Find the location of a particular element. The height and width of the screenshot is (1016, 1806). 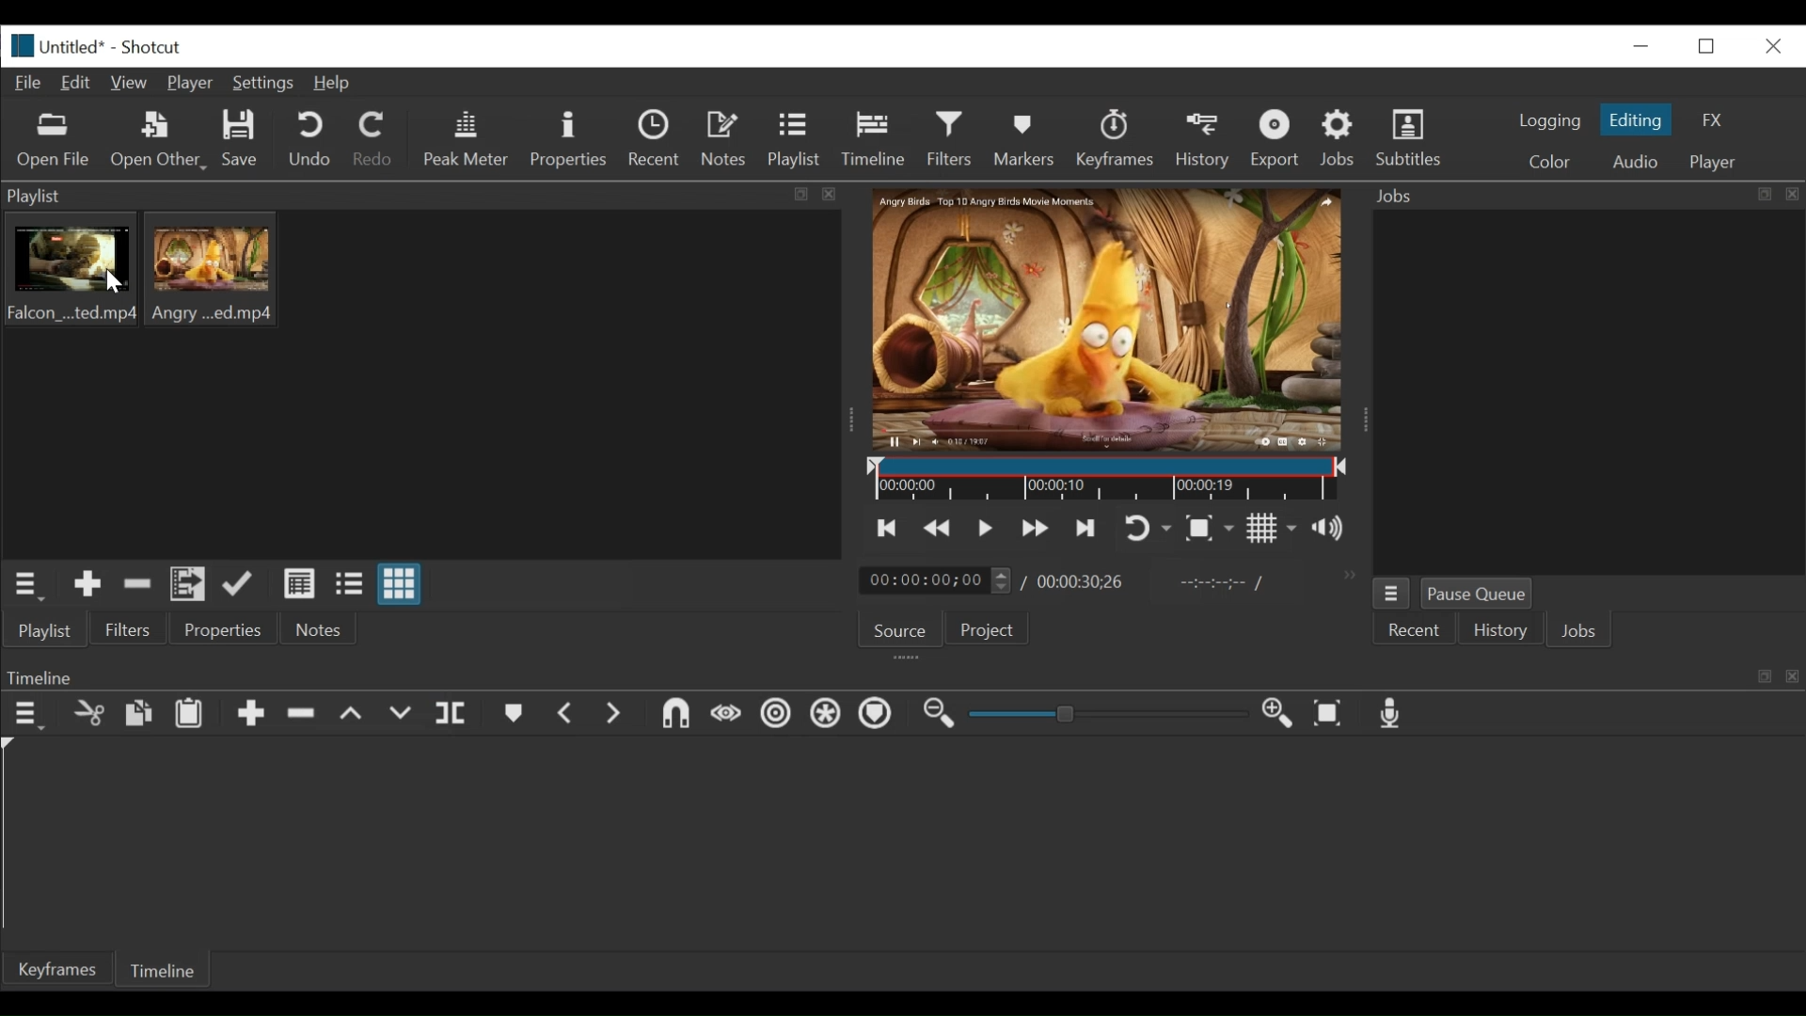

Undo is located at coordinates (312, 140).